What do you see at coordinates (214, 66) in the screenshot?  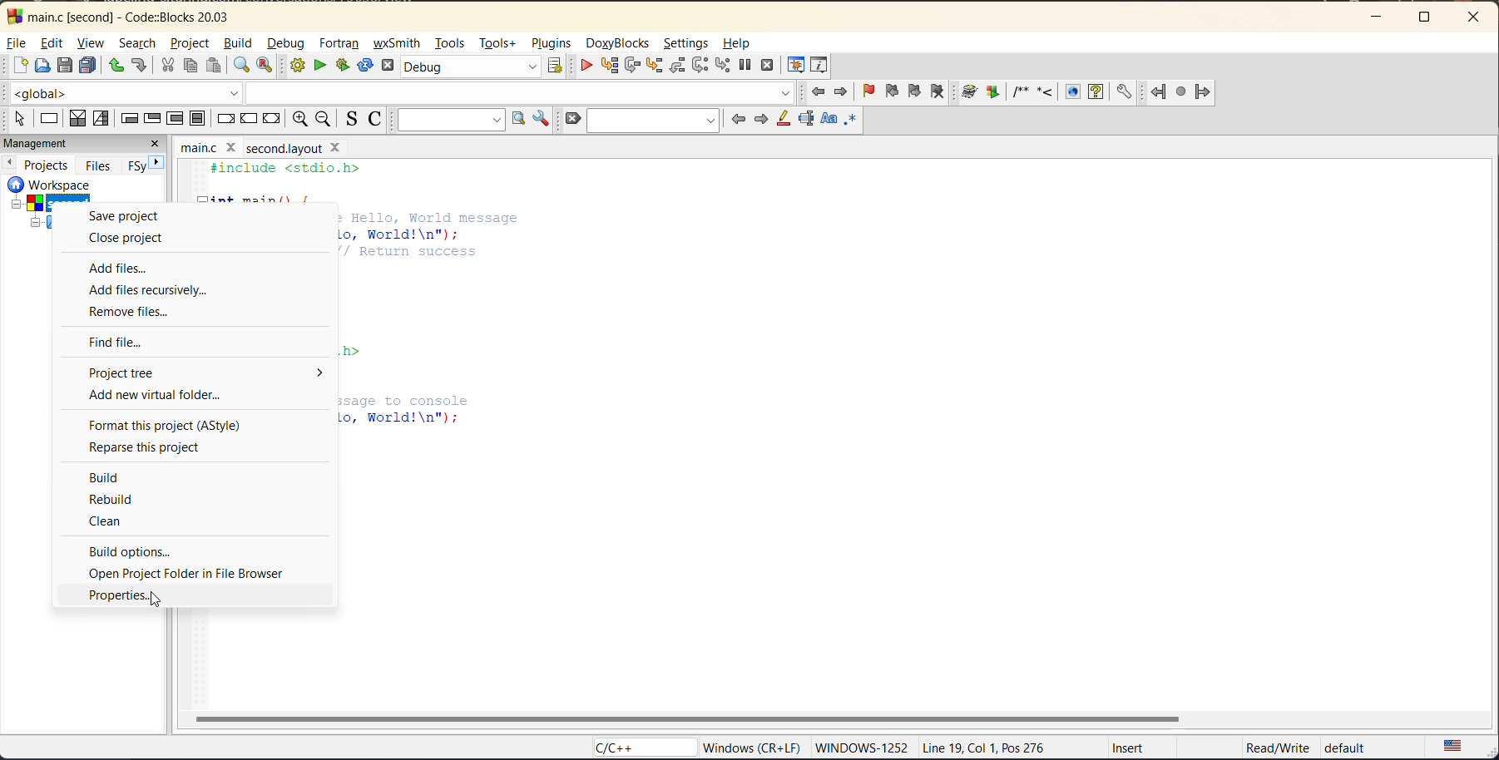 I see `paste` at bounding box center [214, 66].